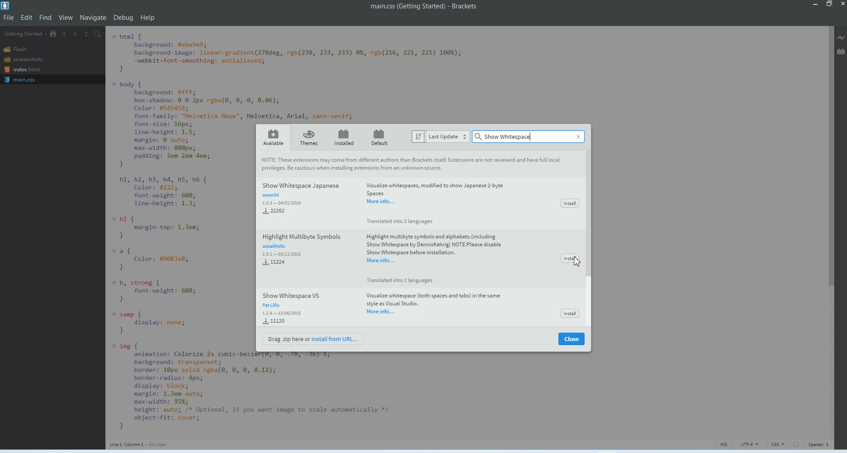  Describe the element at coordinates (273, 137) in the screenshot. I see `Available` at that location.